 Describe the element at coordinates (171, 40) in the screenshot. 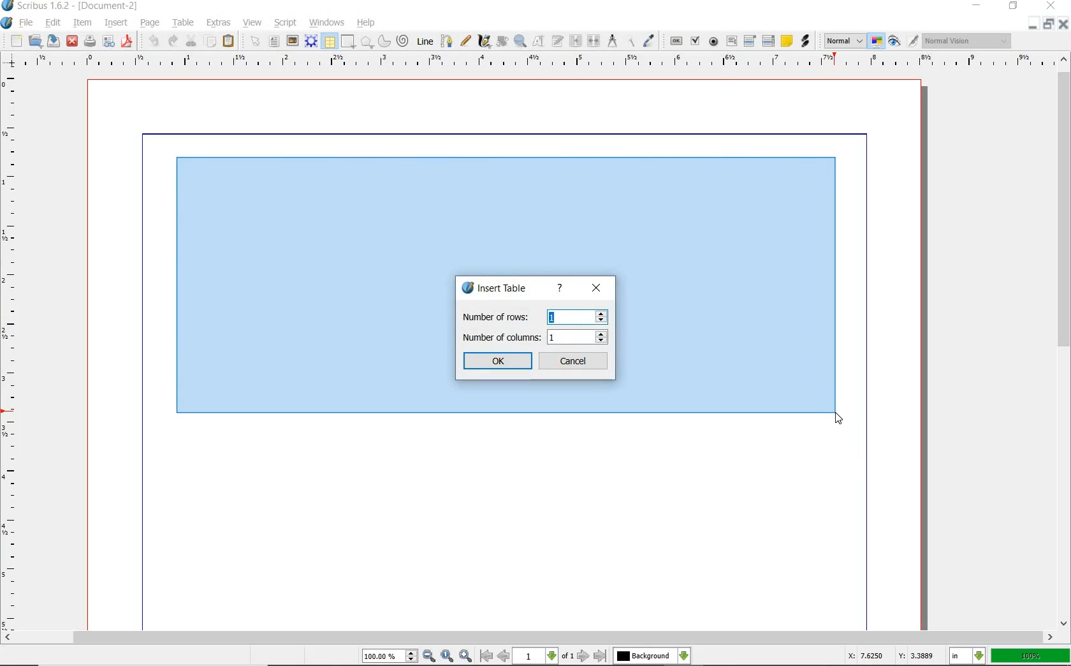

I see `redo` at that location.